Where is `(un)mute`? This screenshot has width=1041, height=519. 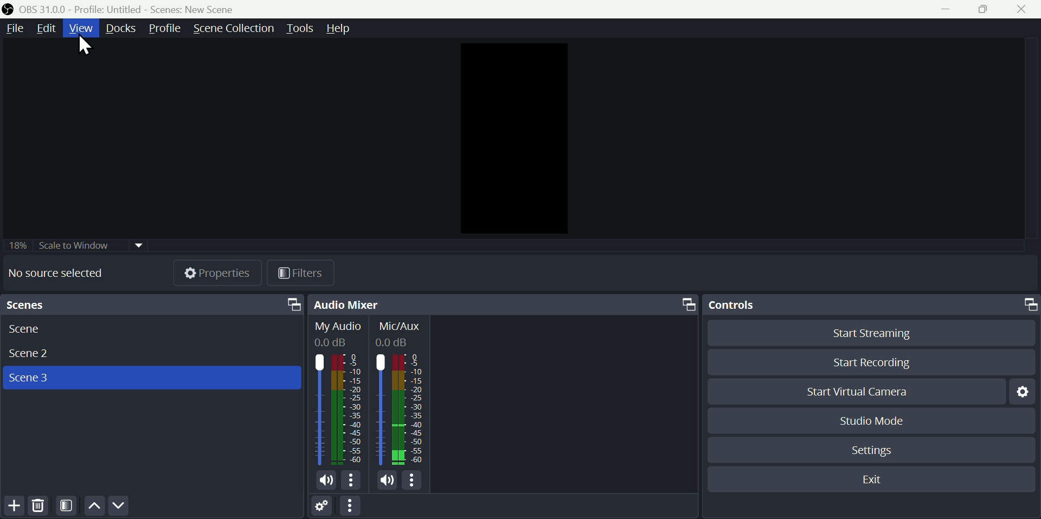 (un)mute is located at coordinates (325, 481).